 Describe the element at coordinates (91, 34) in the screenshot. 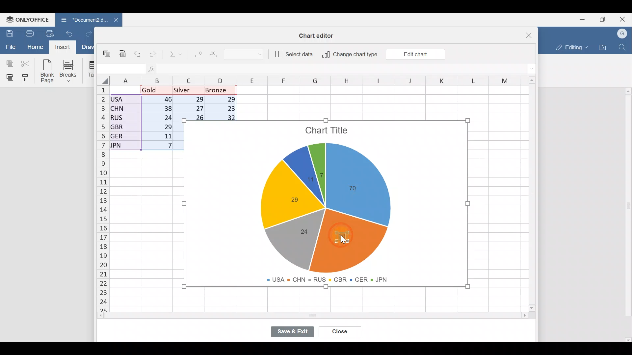

I see `Redo` at that location.